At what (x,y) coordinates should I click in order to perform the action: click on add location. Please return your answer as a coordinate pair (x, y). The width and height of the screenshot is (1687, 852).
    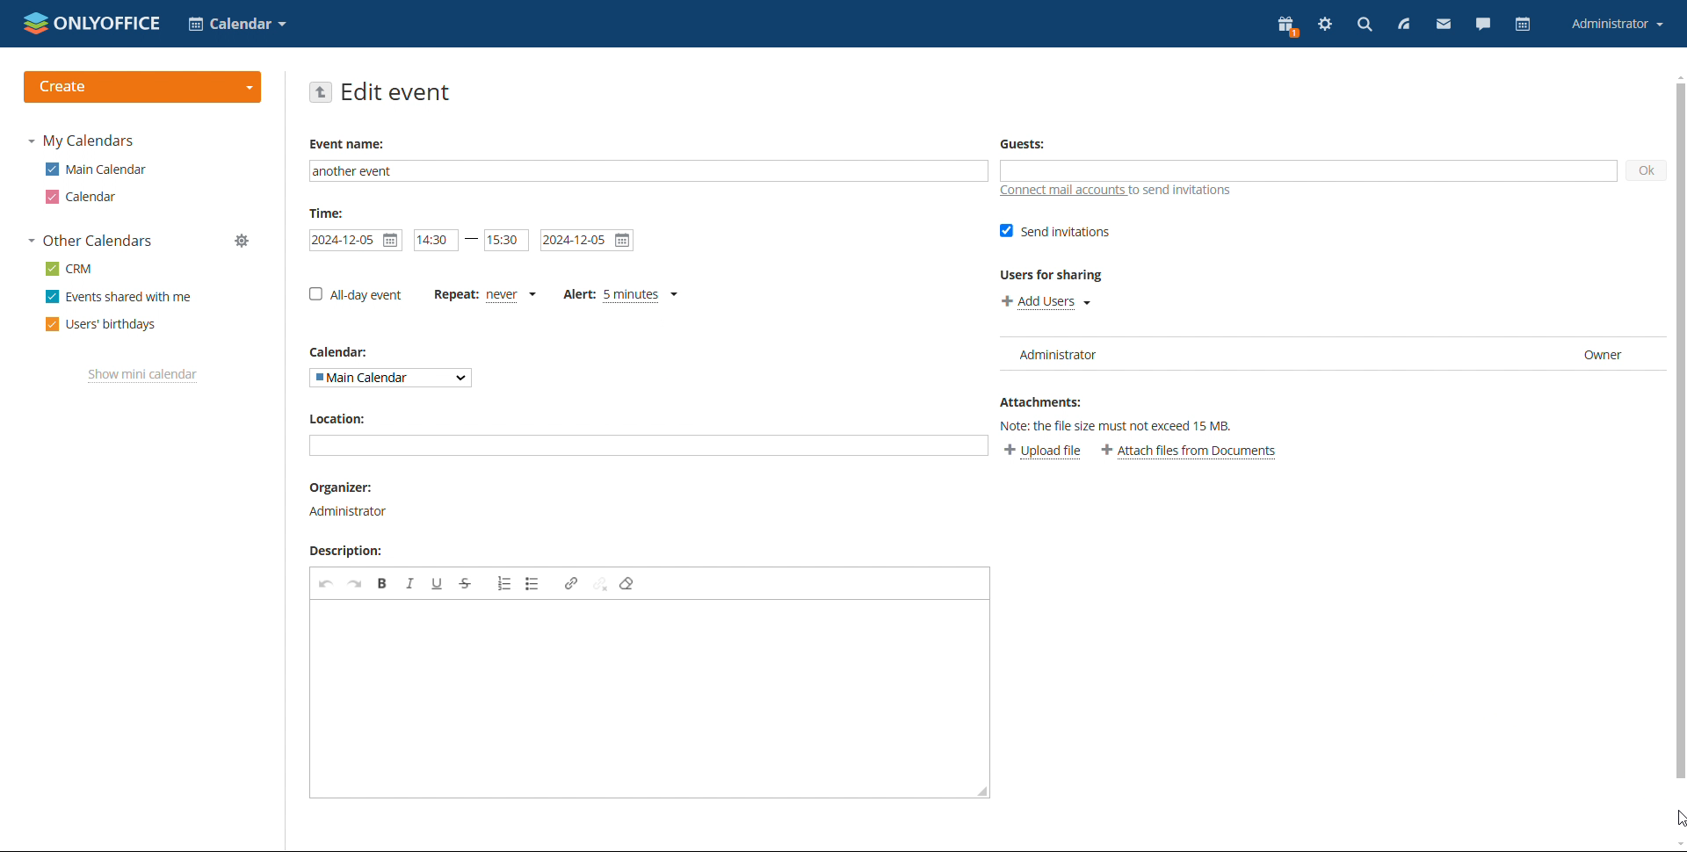
    Looking at the image, I should click on (648, 444).